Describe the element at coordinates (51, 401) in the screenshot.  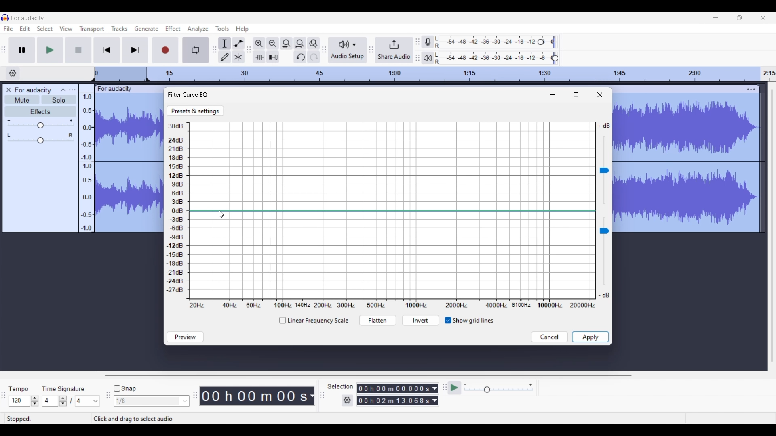
I see `Type in time signature` at that location.